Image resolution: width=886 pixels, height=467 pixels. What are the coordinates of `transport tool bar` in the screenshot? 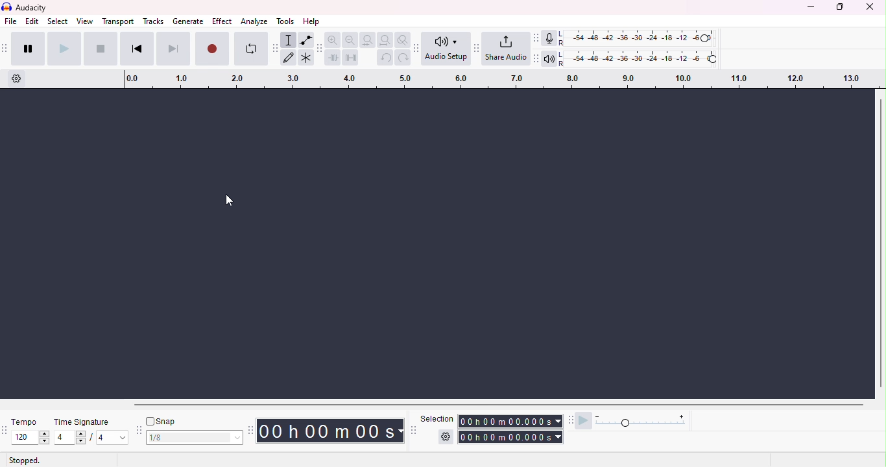 It's located at (6, 48).